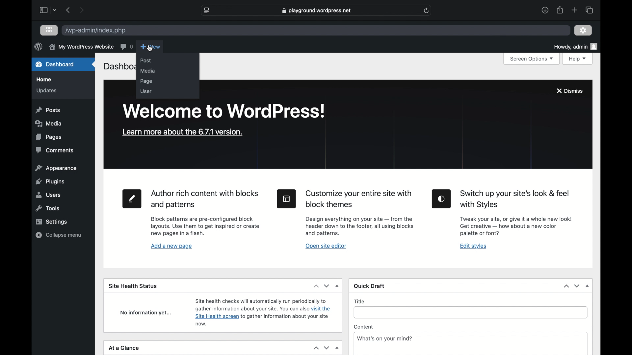 Image resolution: width=632 pixels, height=355 pixels. What do you see at coordinates (263, 311) in the screenshot?
I see `site health check information` at bounding box center [263, 311].